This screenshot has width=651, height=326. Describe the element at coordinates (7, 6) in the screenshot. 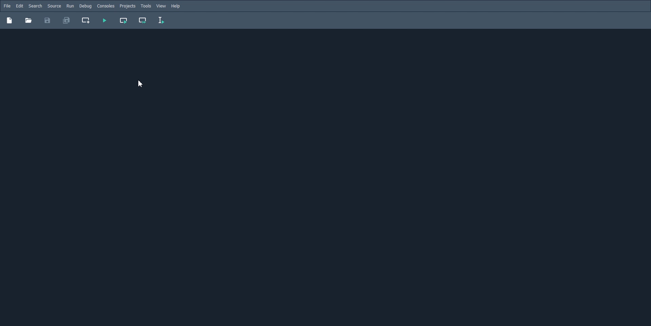

I see `File` at that location.